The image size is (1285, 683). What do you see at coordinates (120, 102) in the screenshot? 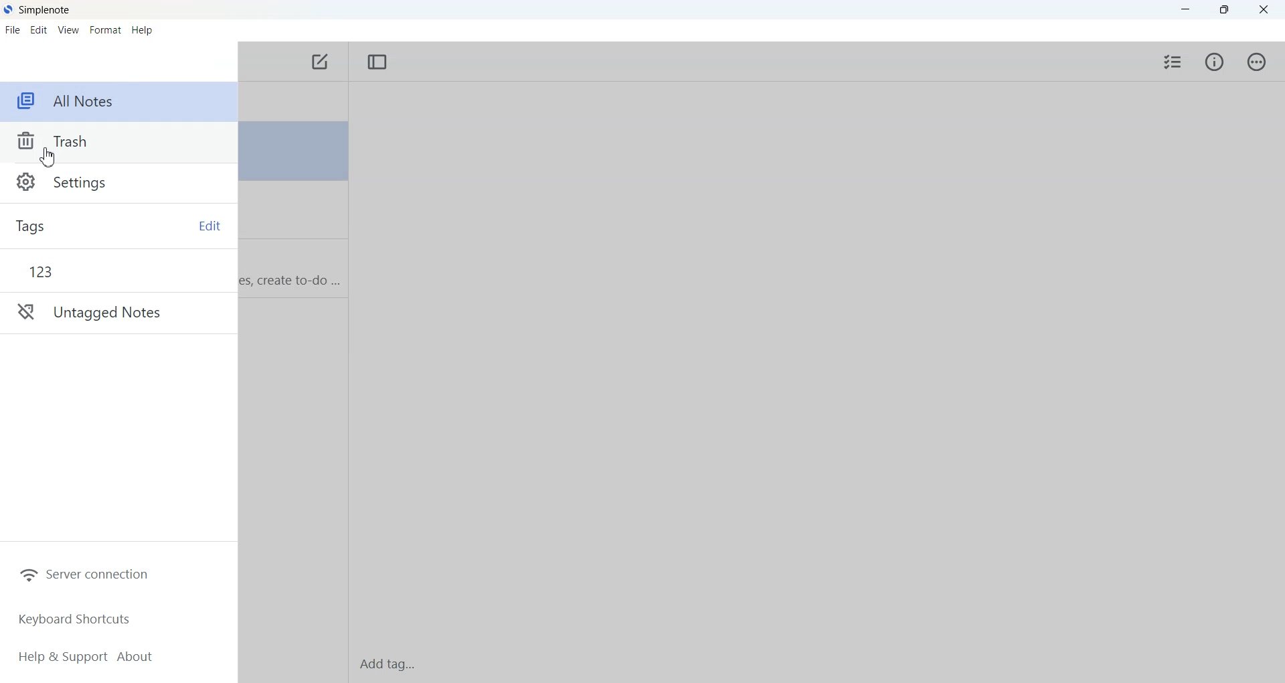
I see `All Notes` at bounding box center [120, 102].